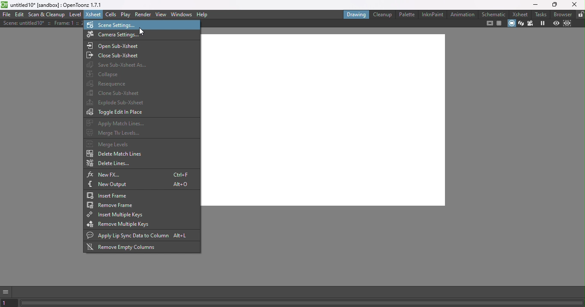  Describe the element at coordinates (112, 205) in the screenshot. I see `Remove from` at that location.